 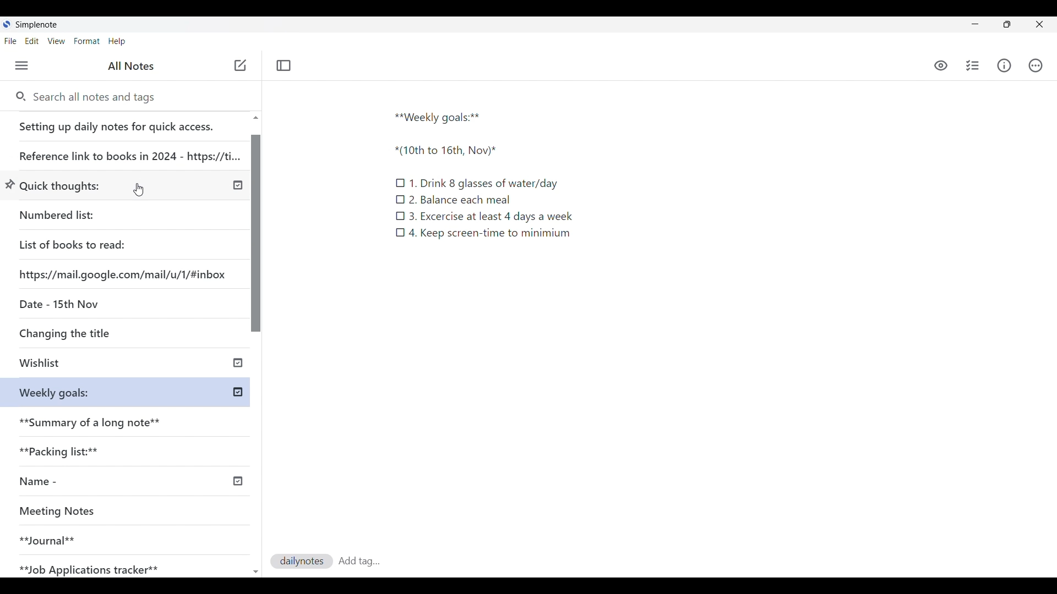 What do you see at coordinates (972, 65) in the screenshot?
I see `Insert checklist` at bounding box center [972, 65].